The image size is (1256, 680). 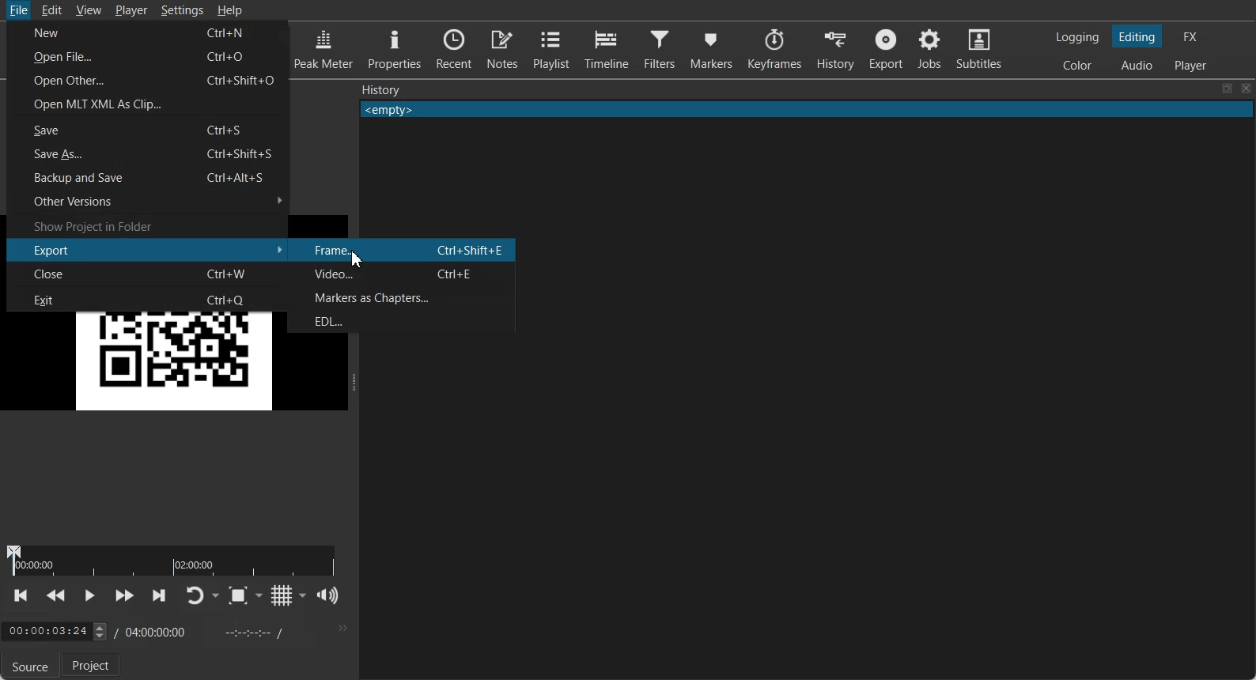 What do you see at coordinates (323, 47) in the screenshot?
I see `Peak Meter` at bounding box center [323, 47].